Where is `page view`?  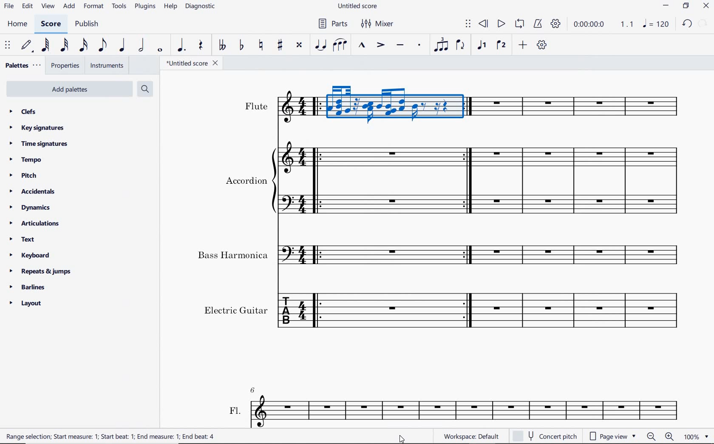 page view is located at coordinates (612, 436).